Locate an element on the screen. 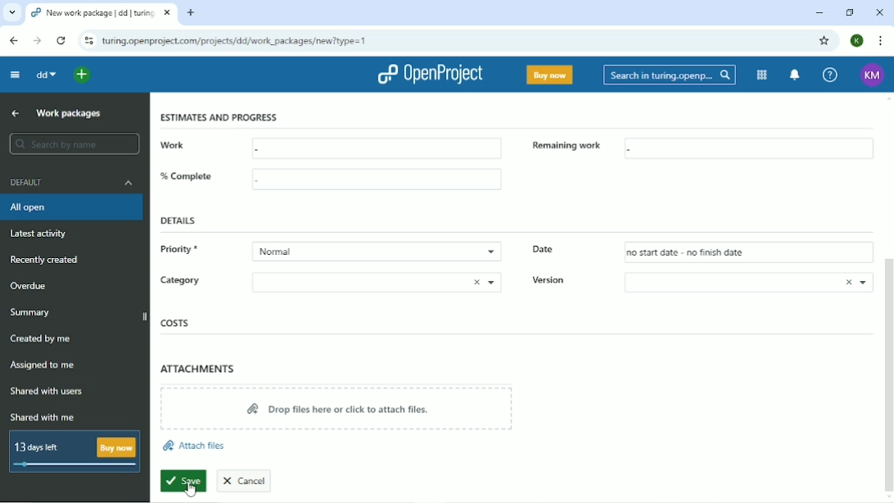 This screenshot has width=894, height=503. Reload this page is located at coordinates (62, 41).